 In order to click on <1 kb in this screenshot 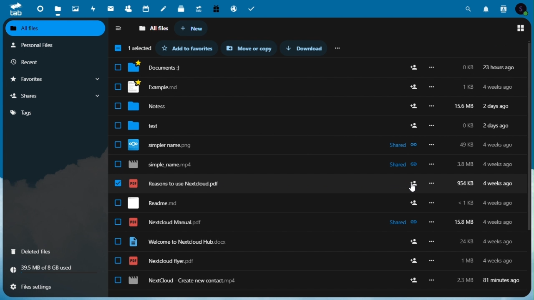, I will do `click(466, 204)`.